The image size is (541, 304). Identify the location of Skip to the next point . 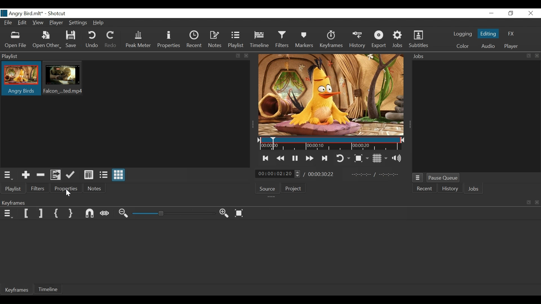
(325, 158).